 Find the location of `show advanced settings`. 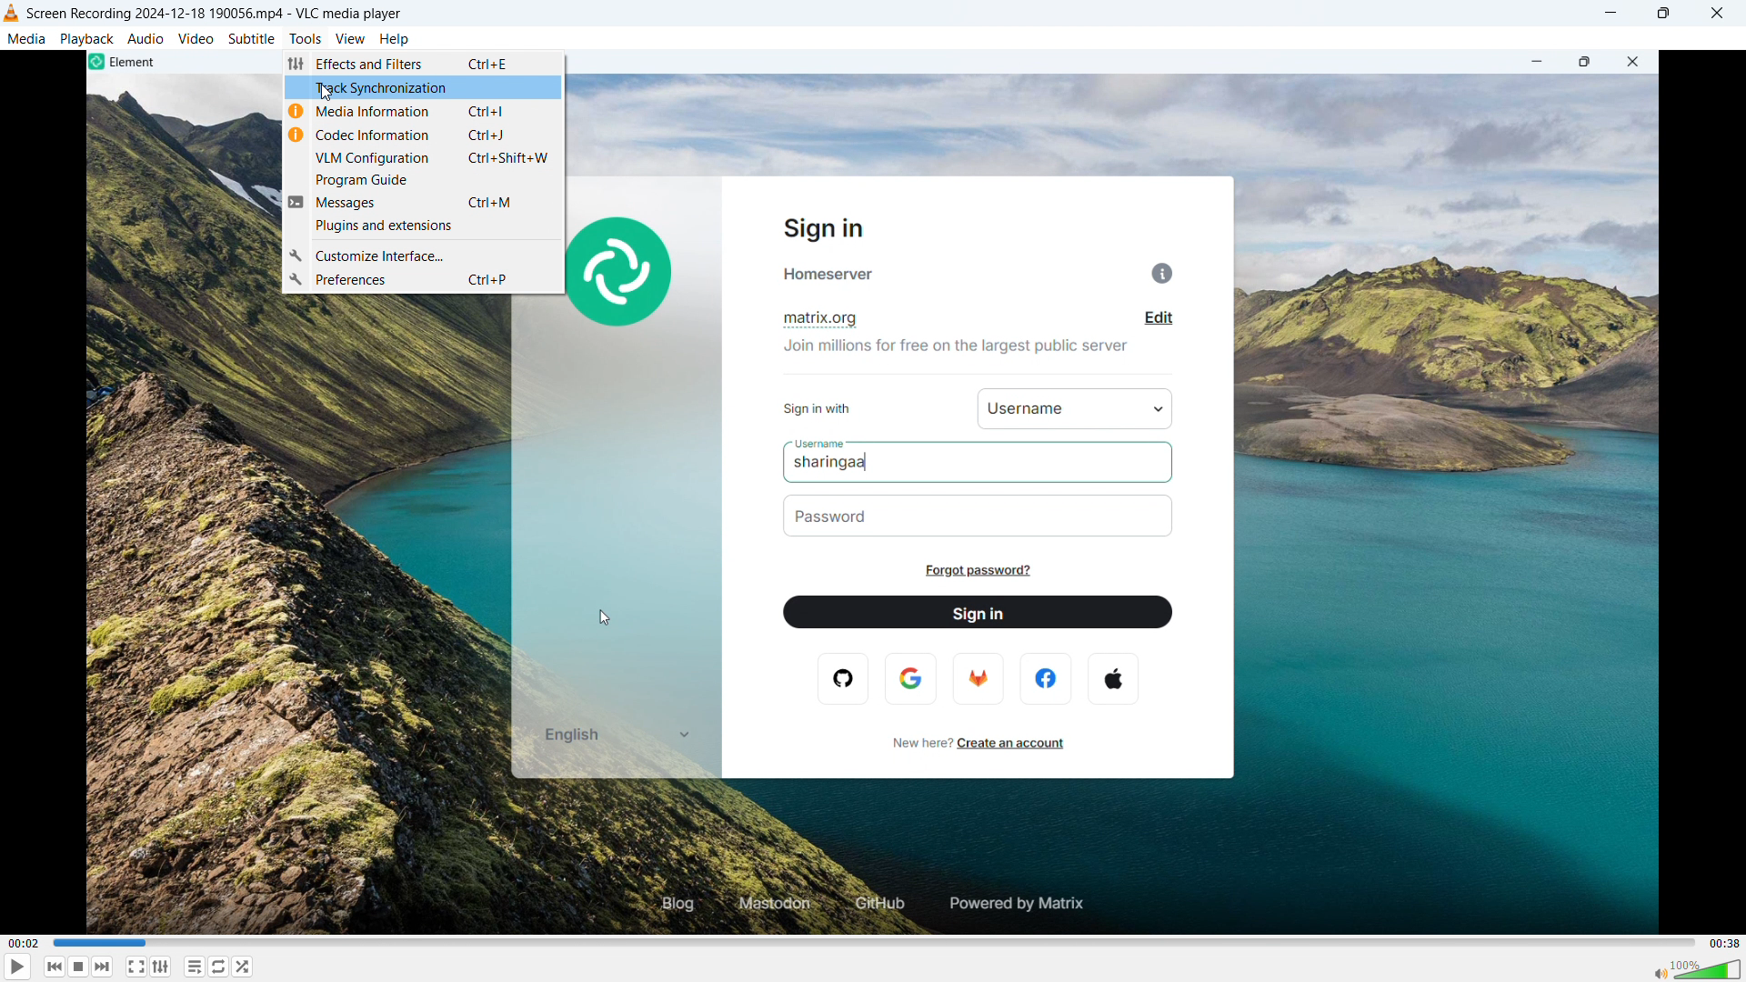

show advanced settings is located at coordinates (163, 967).